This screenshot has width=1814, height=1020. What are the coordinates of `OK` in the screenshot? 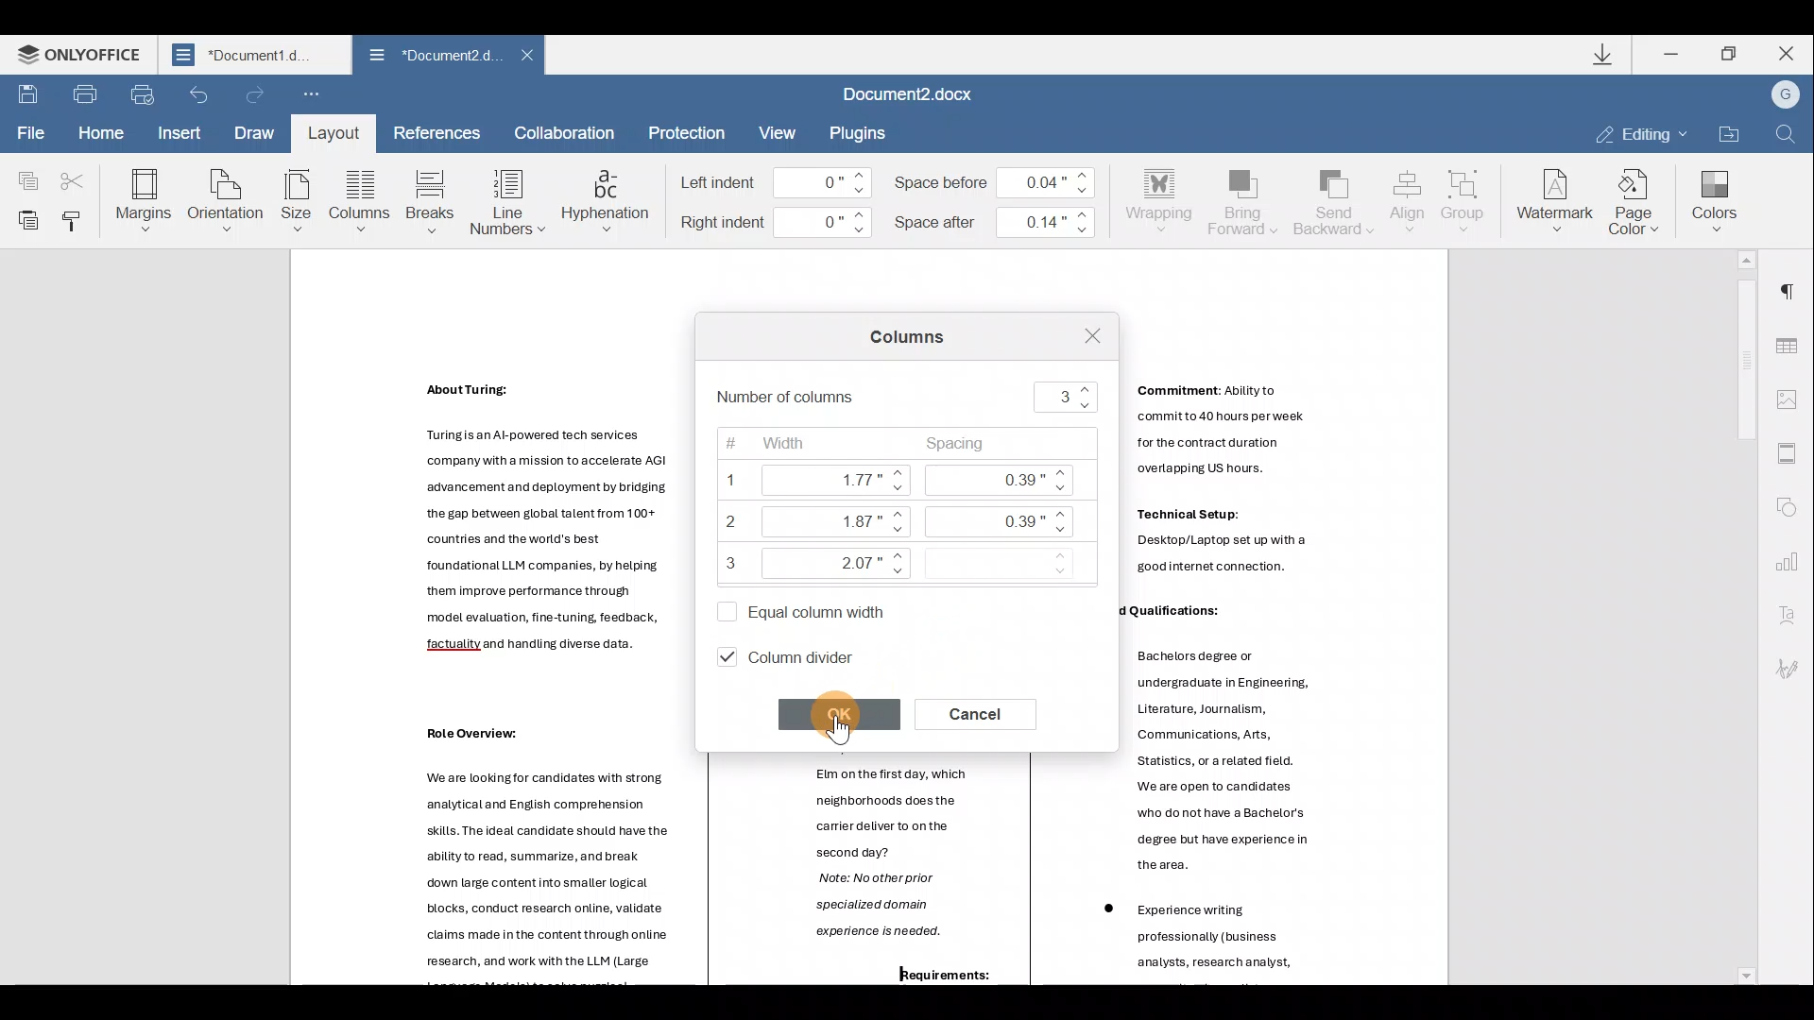 It's located at (844, 714).